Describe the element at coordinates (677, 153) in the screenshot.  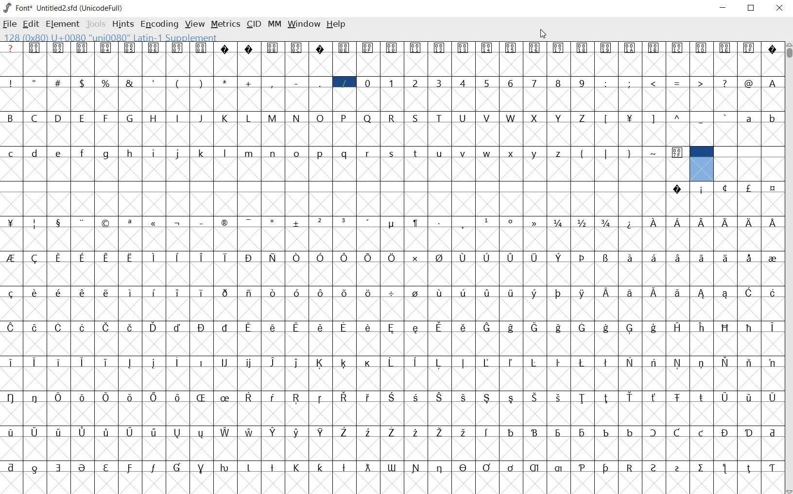
I see `Symbol` at that location.